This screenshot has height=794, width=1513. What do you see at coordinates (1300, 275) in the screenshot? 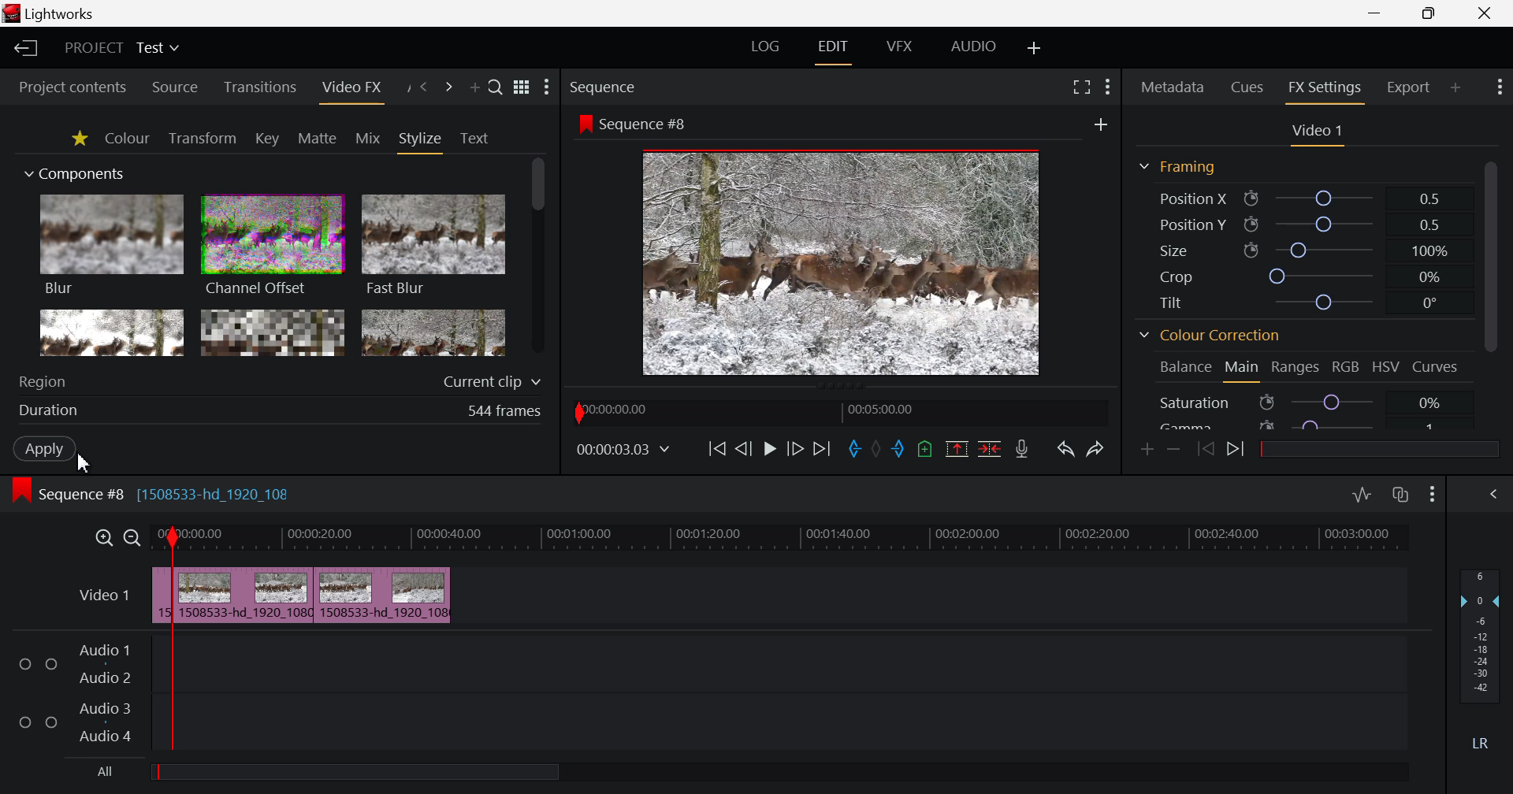
I see `Crop` at bounding box center [1300, 275].